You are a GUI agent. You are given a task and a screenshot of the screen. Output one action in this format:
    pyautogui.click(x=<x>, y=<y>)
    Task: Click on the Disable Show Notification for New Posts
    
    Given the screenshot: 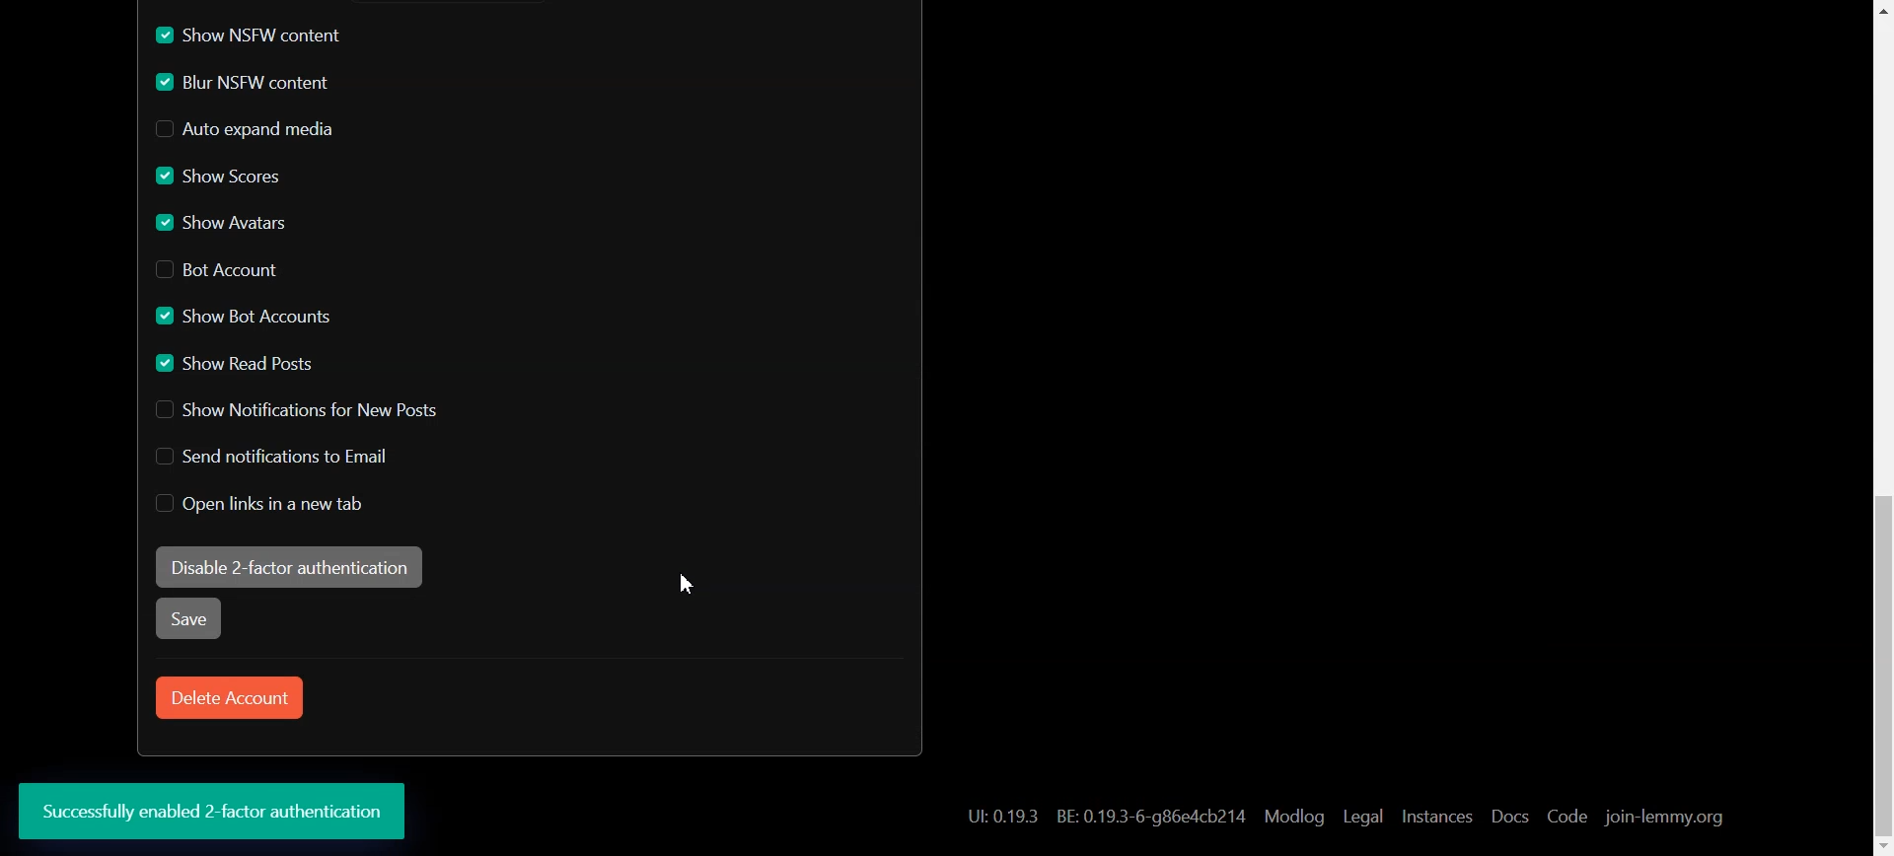 What is the action you would take?
    pyautogui.click(x=299, y=410)
    